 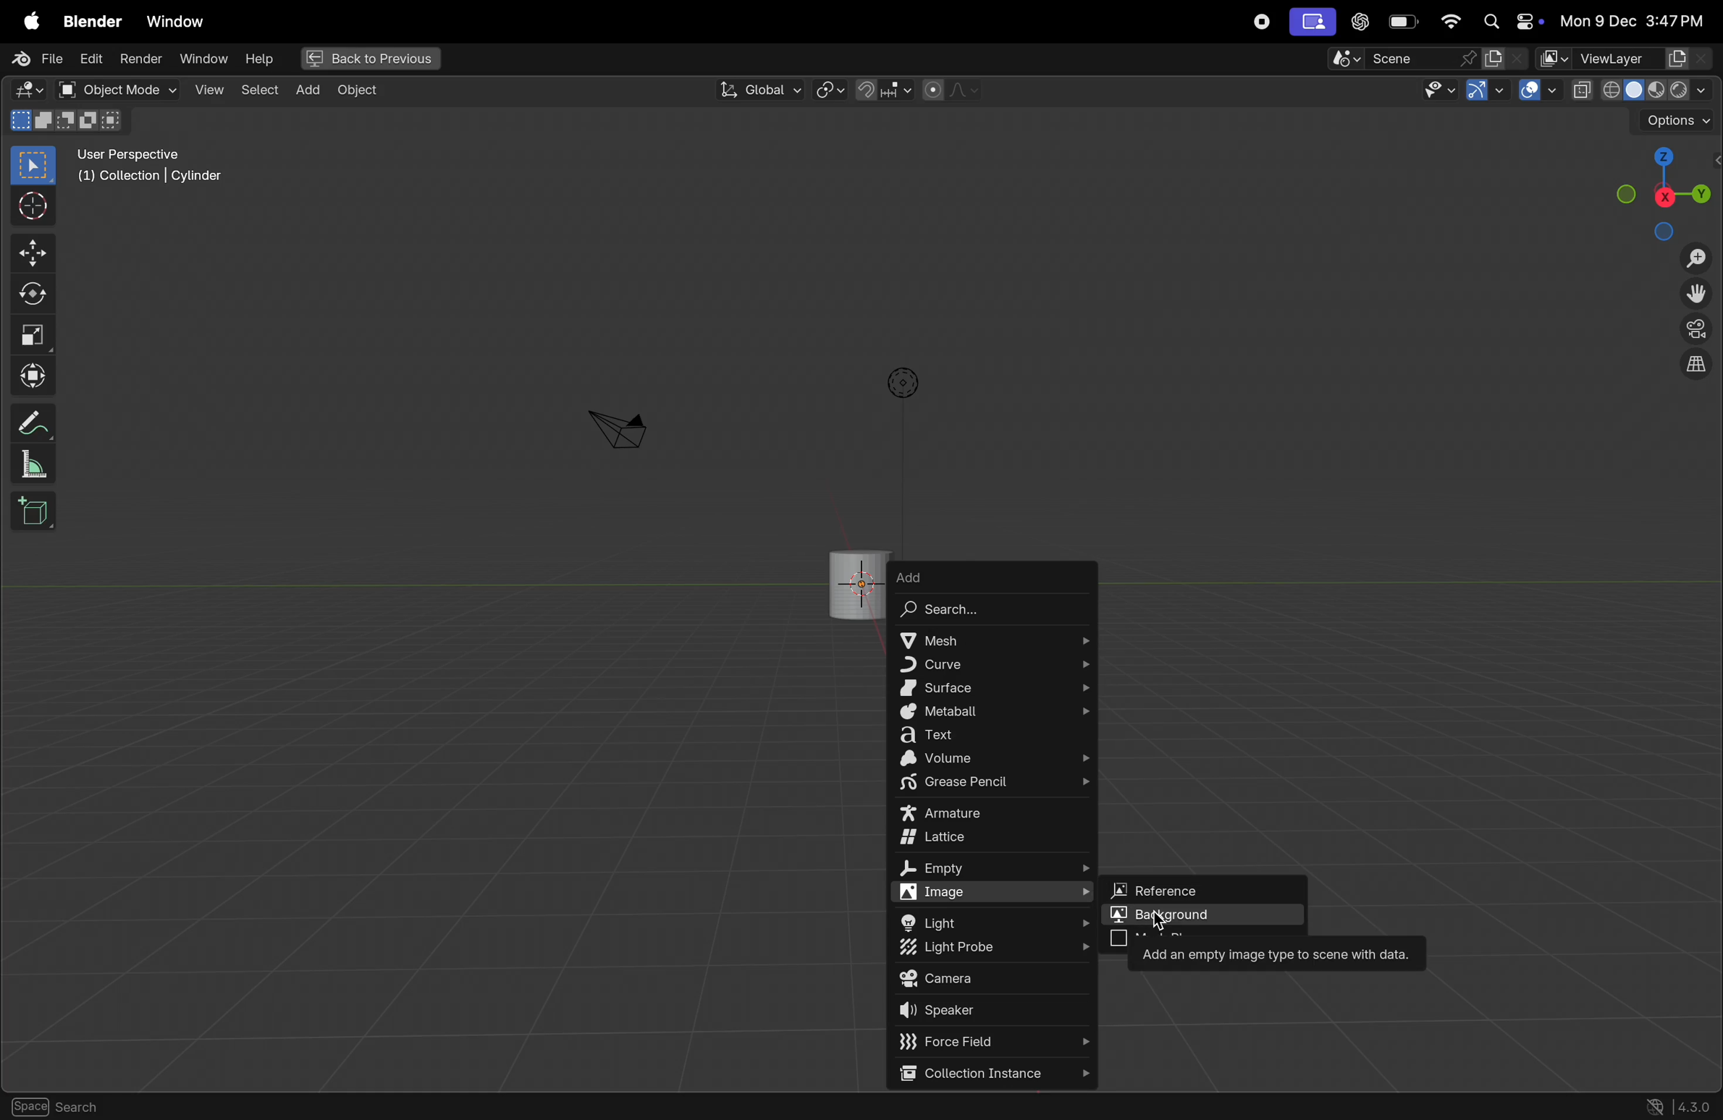 What do you see at coordinates (33, 335) in the screenshot?
I see `scale` at bounding box center [33, 335].